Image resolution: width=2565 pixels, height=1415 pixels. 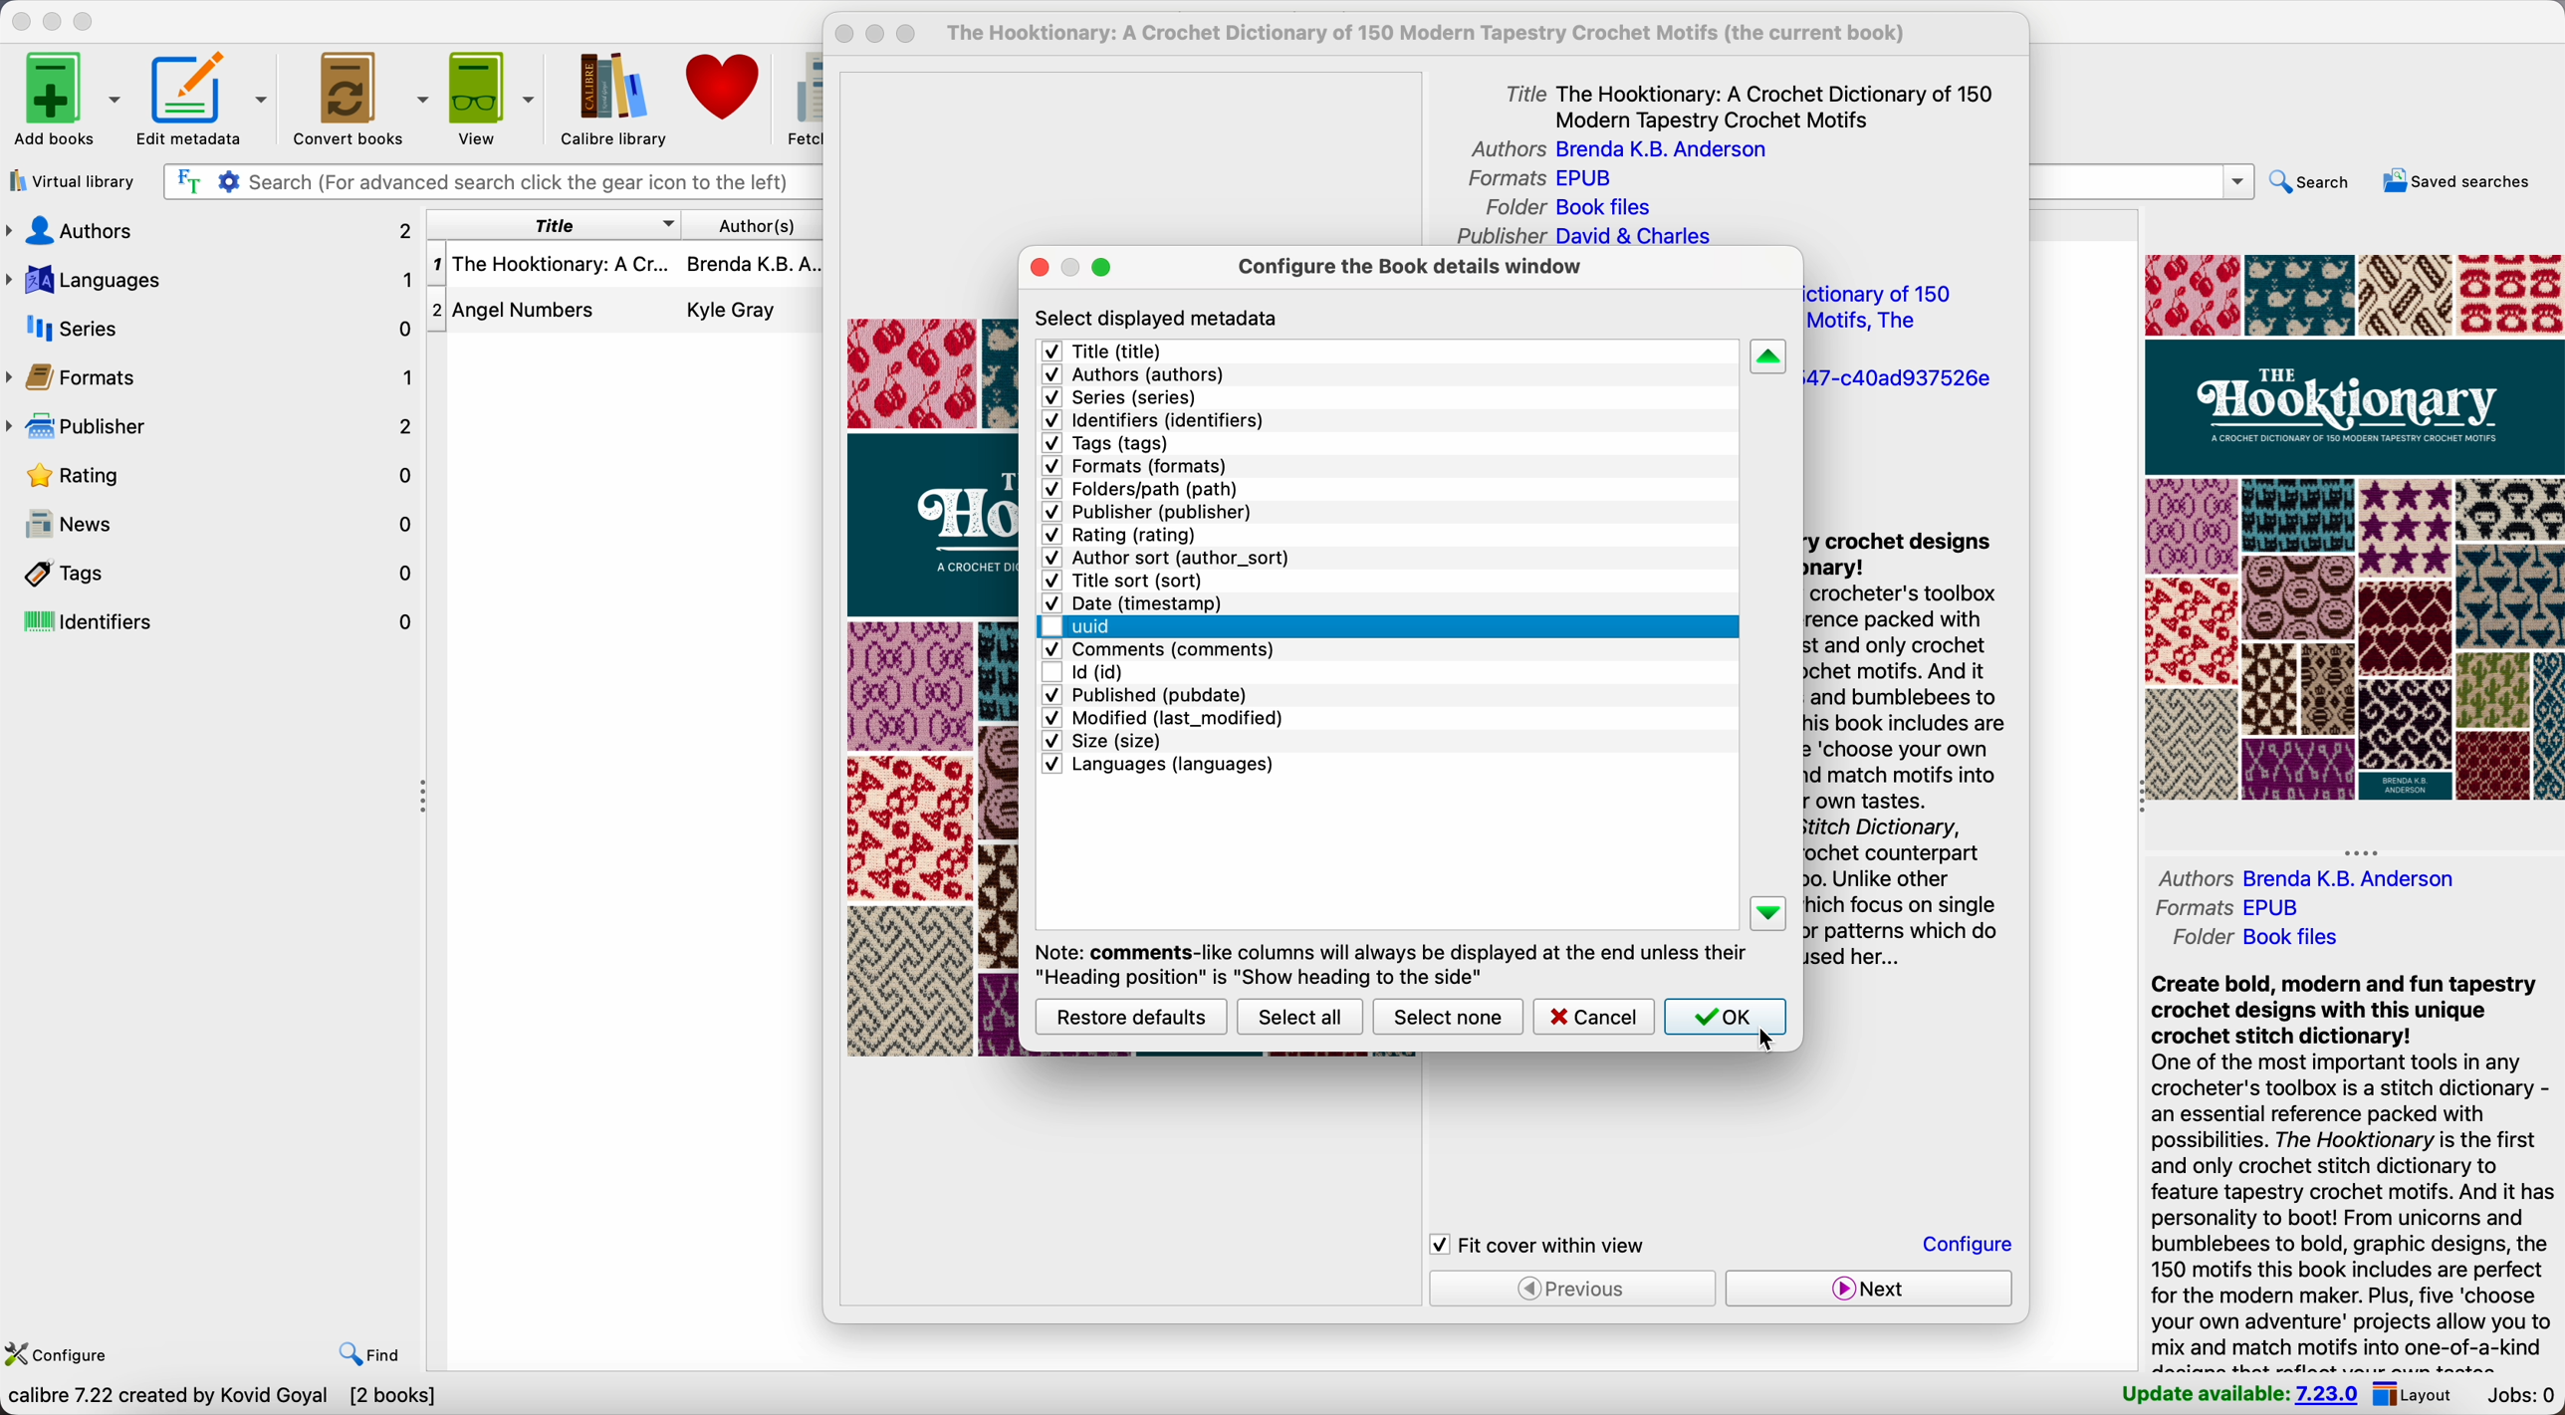 I want to click on identifiers, so click(x=213, y=623).